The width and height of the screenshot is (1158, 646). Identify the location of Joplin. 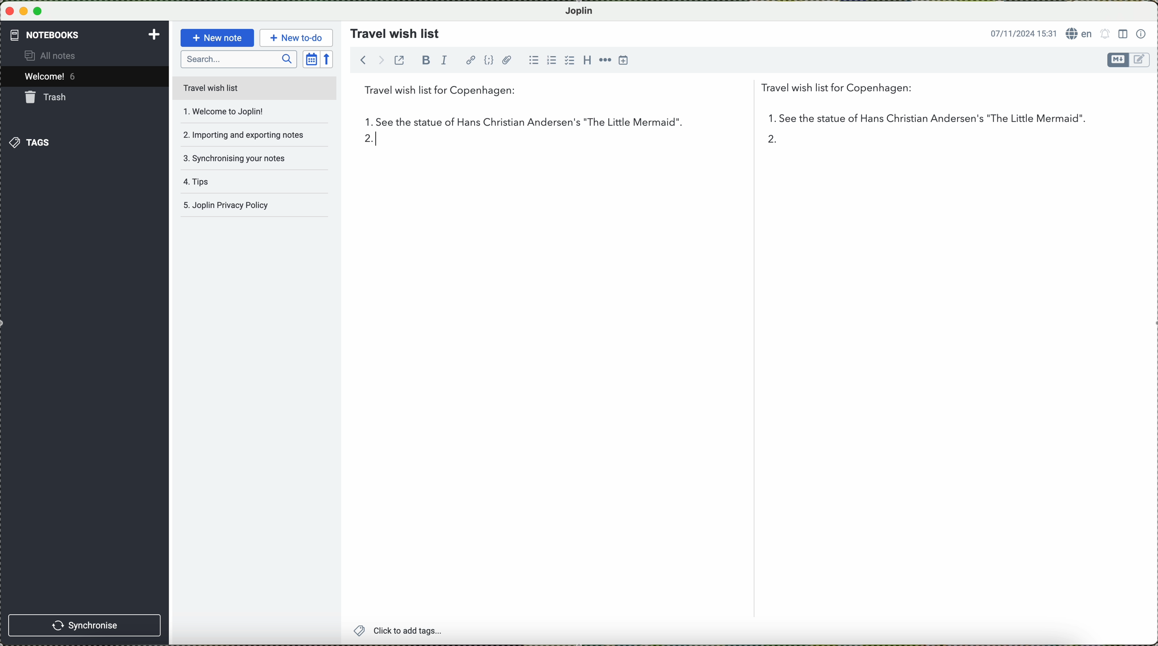
(584, 10).